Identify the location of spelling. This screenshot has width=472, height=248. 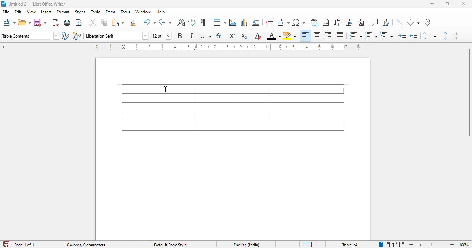
(192, 22).